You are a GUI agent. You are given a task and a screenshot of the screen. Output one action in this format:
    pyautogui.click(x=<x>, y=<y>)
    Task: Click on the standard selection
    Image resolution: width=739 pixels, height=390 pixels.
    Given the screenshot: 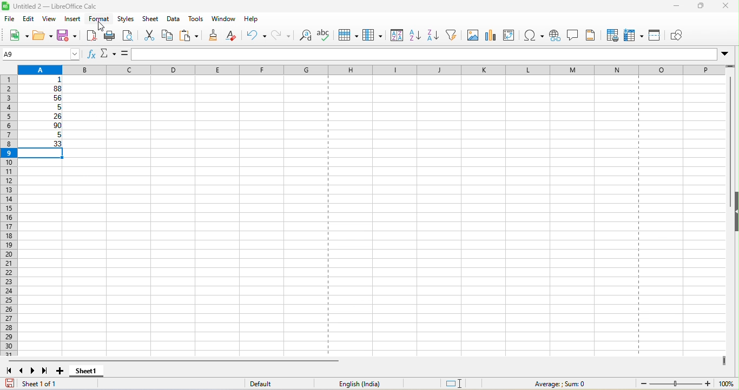 What is the action you would take?
    pyautogui.click(x=461, y=384)
    